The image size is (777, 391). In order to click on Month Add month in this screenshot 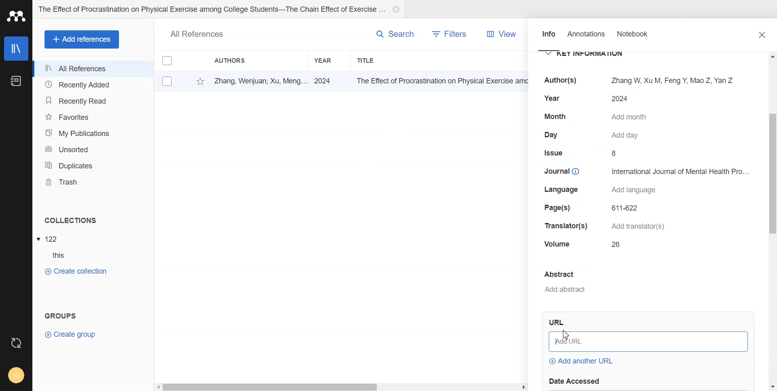, I will do `click(597, 117)`.